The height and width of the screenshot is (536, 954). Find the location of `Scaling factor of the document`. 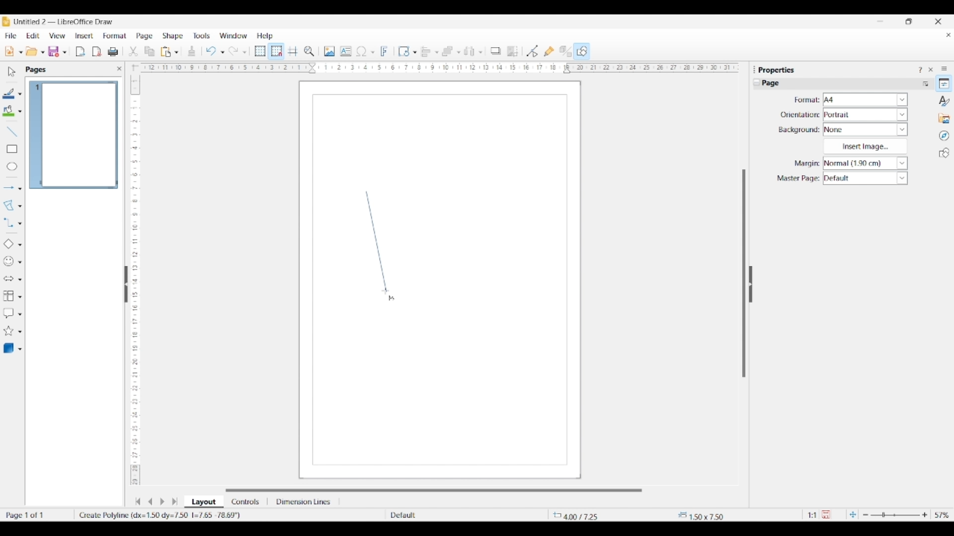

Scaling factor of the document is located at coordinates (812, 515).